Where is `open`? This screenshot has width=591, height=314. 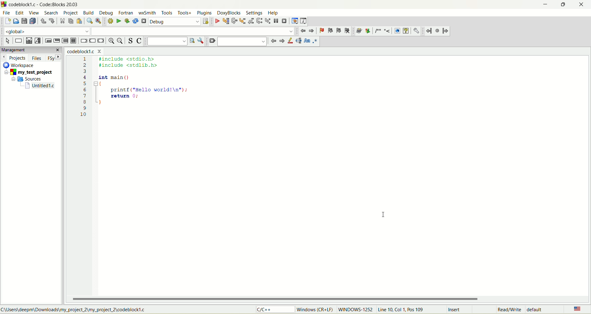
open is located at coordinates (16, 21).